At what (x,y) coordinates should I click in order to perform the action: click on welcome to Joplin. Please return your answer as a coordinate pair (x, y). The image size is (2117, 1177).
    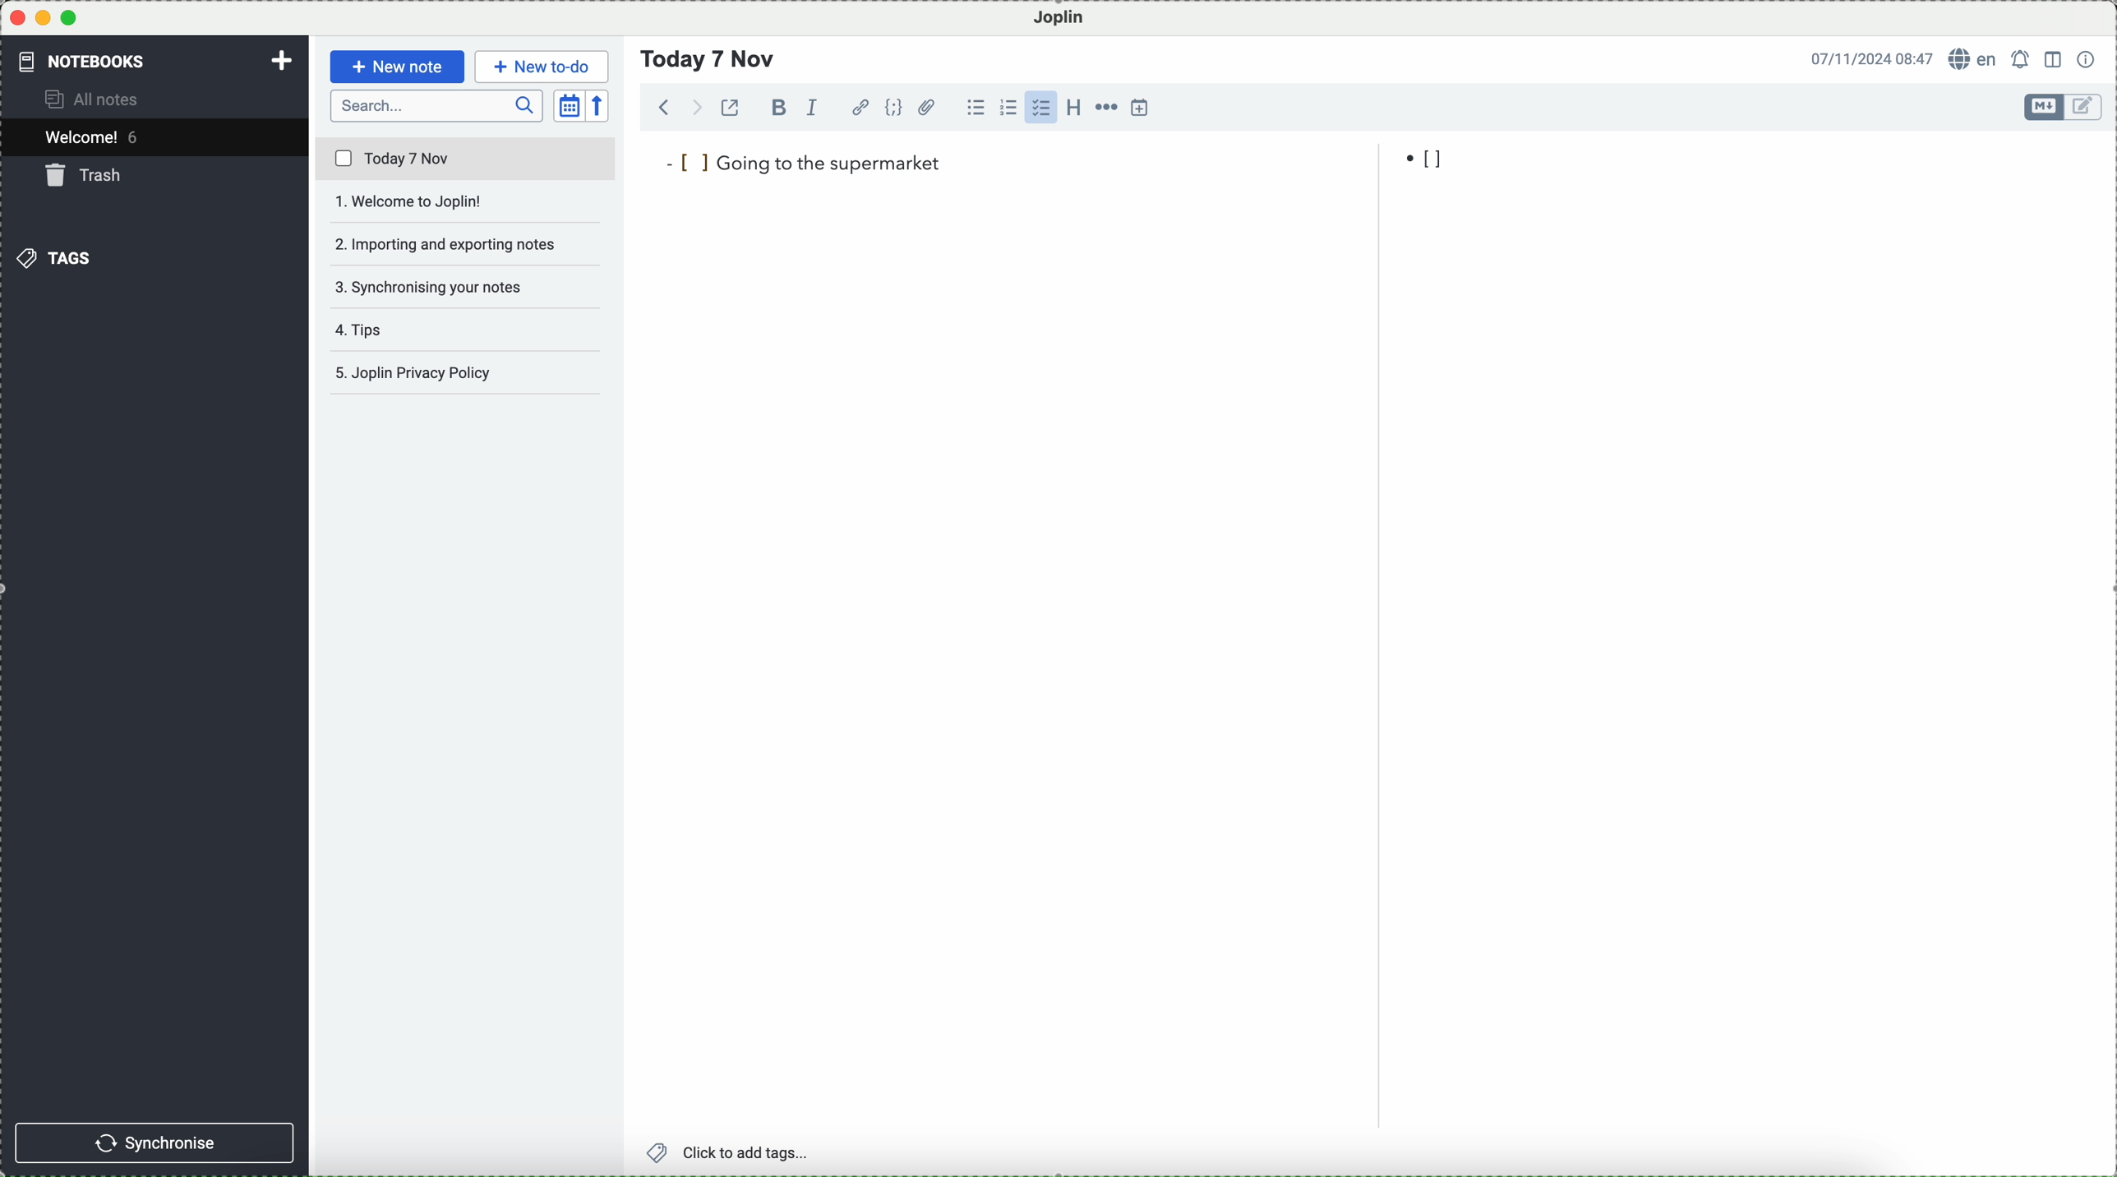
    Looking at the image, I should click on (465, 202).